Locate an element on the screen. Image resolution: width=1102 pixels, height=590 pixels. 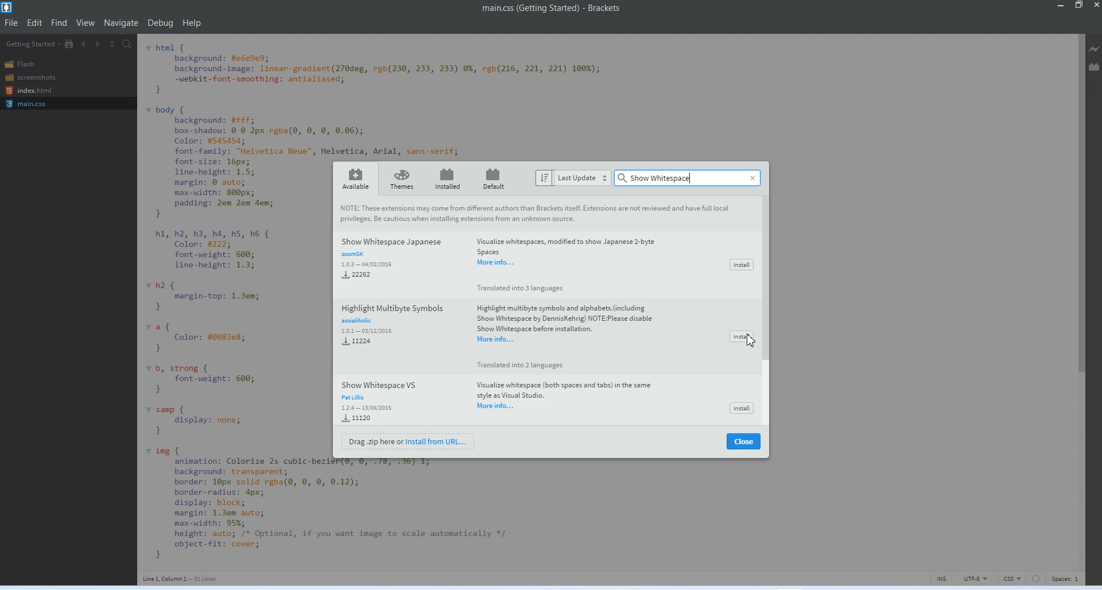
Code is located at coordinates (229, 306).